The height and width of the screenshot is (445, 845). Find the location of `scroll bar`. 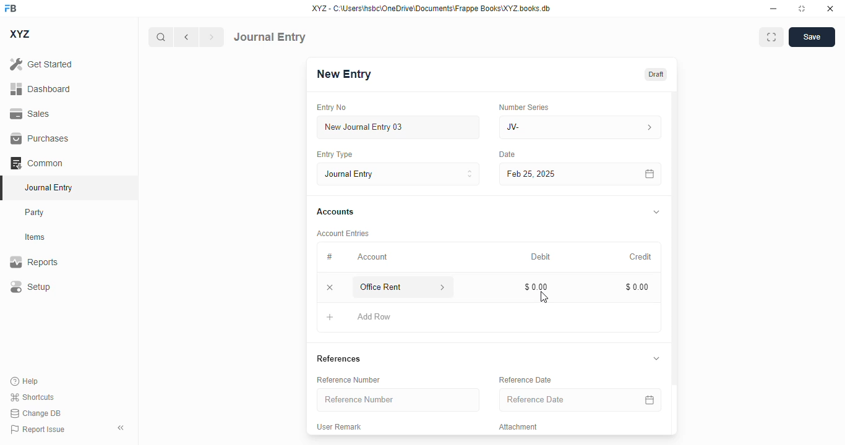

scroll bar is located at coordinates (675, 262).